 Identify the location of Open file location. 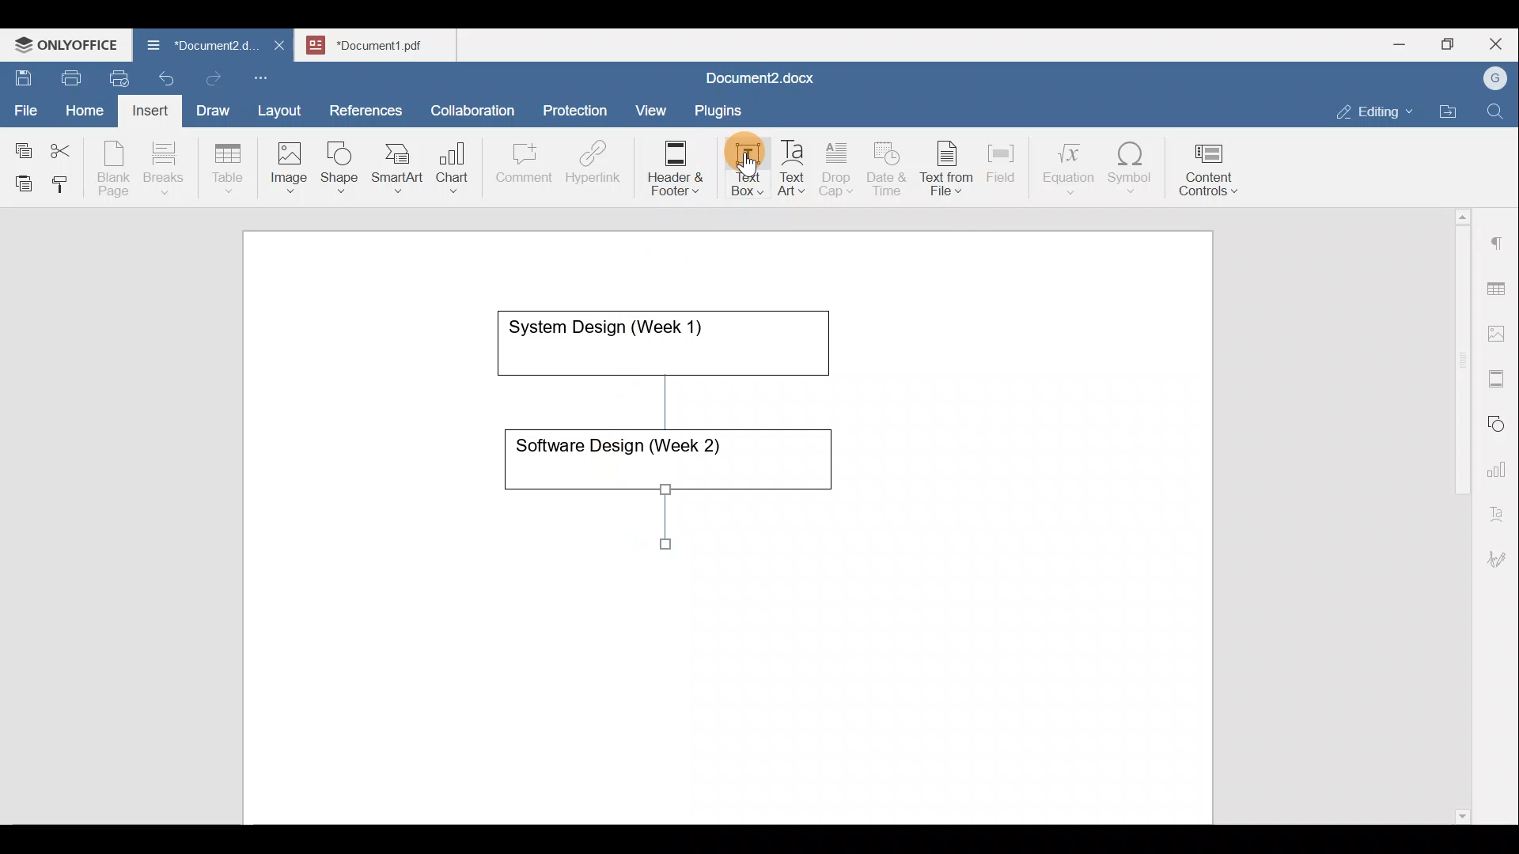
(1452, 113).